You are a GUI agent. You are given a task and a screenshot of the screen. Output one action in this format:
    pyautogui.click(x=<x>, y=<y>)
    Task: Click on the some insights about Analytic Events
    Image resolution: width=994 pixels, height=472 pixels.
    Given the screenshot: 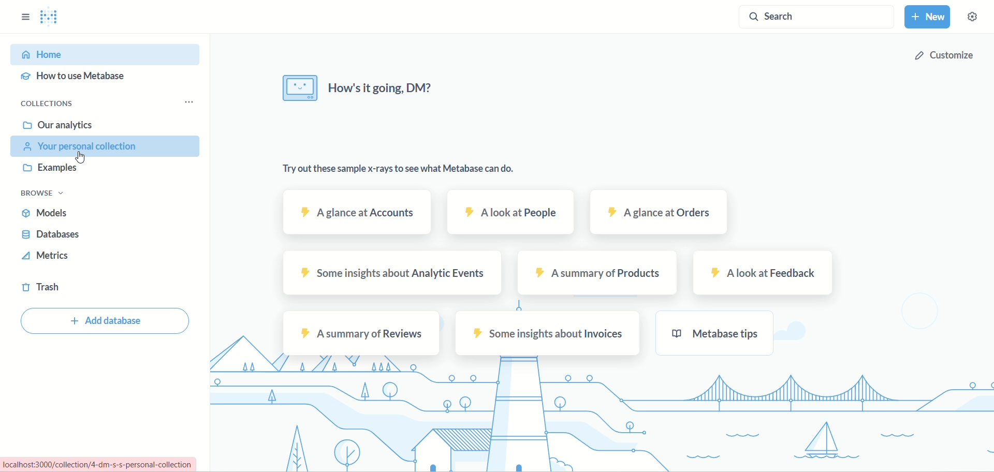 What is the action you would take?
    pyautogui.click(x=396, y=274)
    